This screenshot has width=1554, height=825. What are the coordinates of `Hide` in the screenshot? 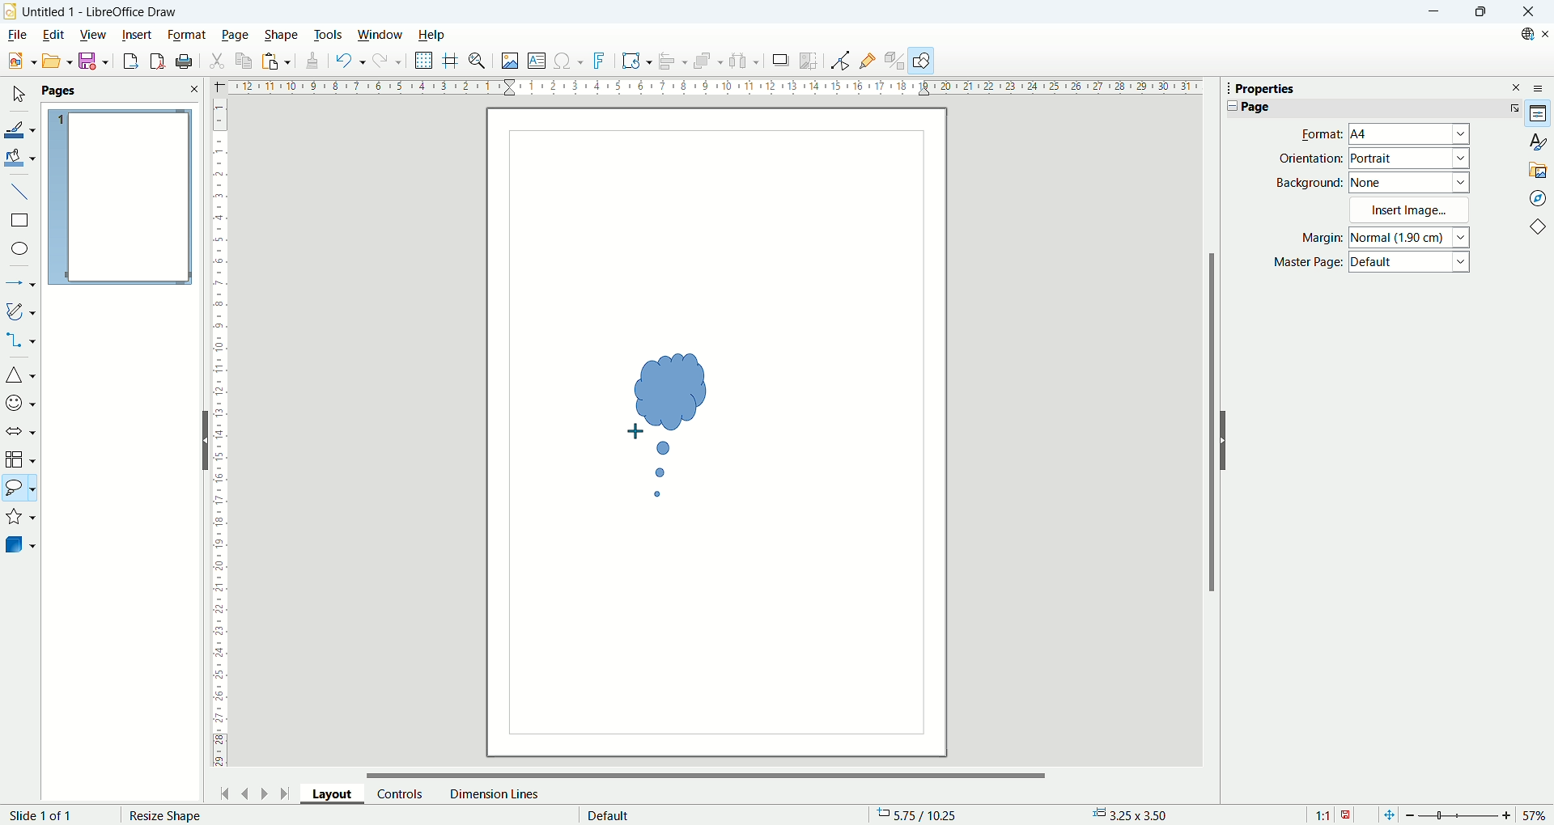 It's located at (1227, 440).